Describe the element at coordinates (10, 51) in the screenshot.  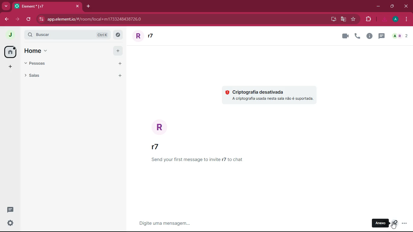
I see `home` at that location.